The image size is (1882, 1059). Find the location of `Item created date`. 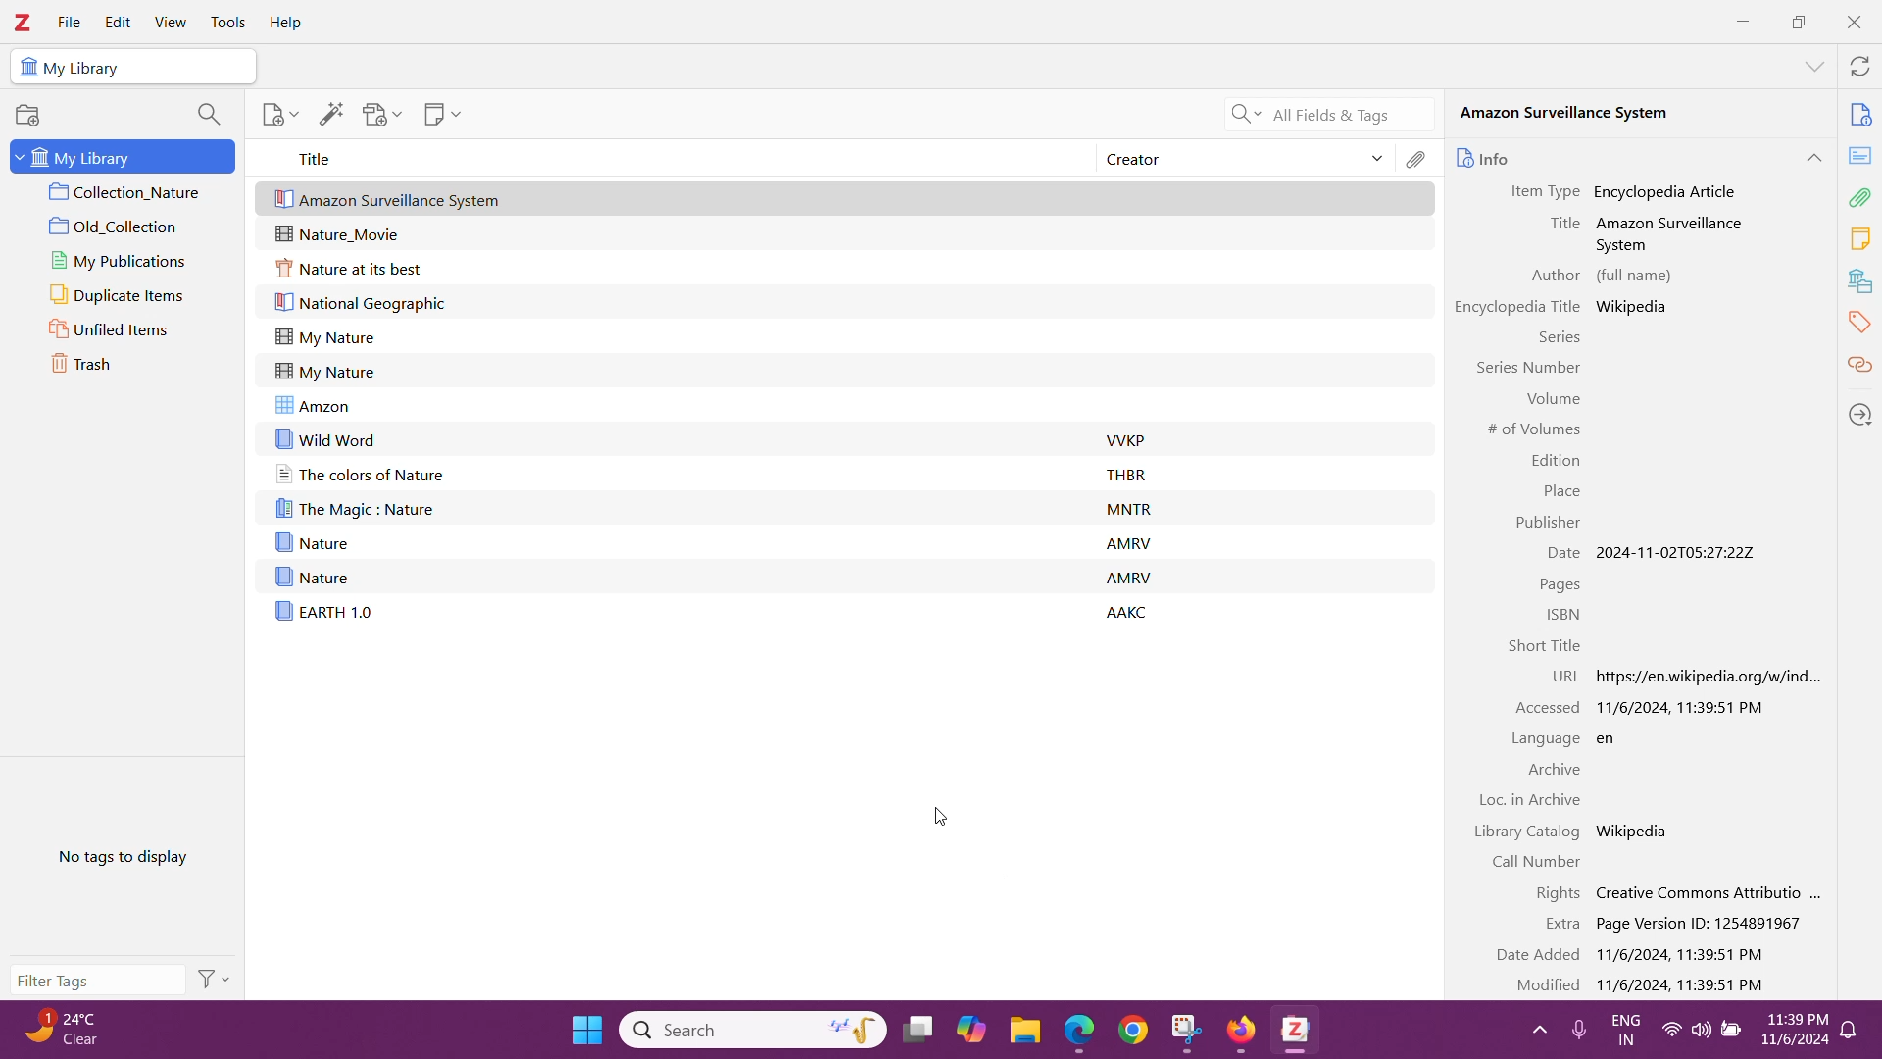

Item created date is located at coordinates (1672, 549).